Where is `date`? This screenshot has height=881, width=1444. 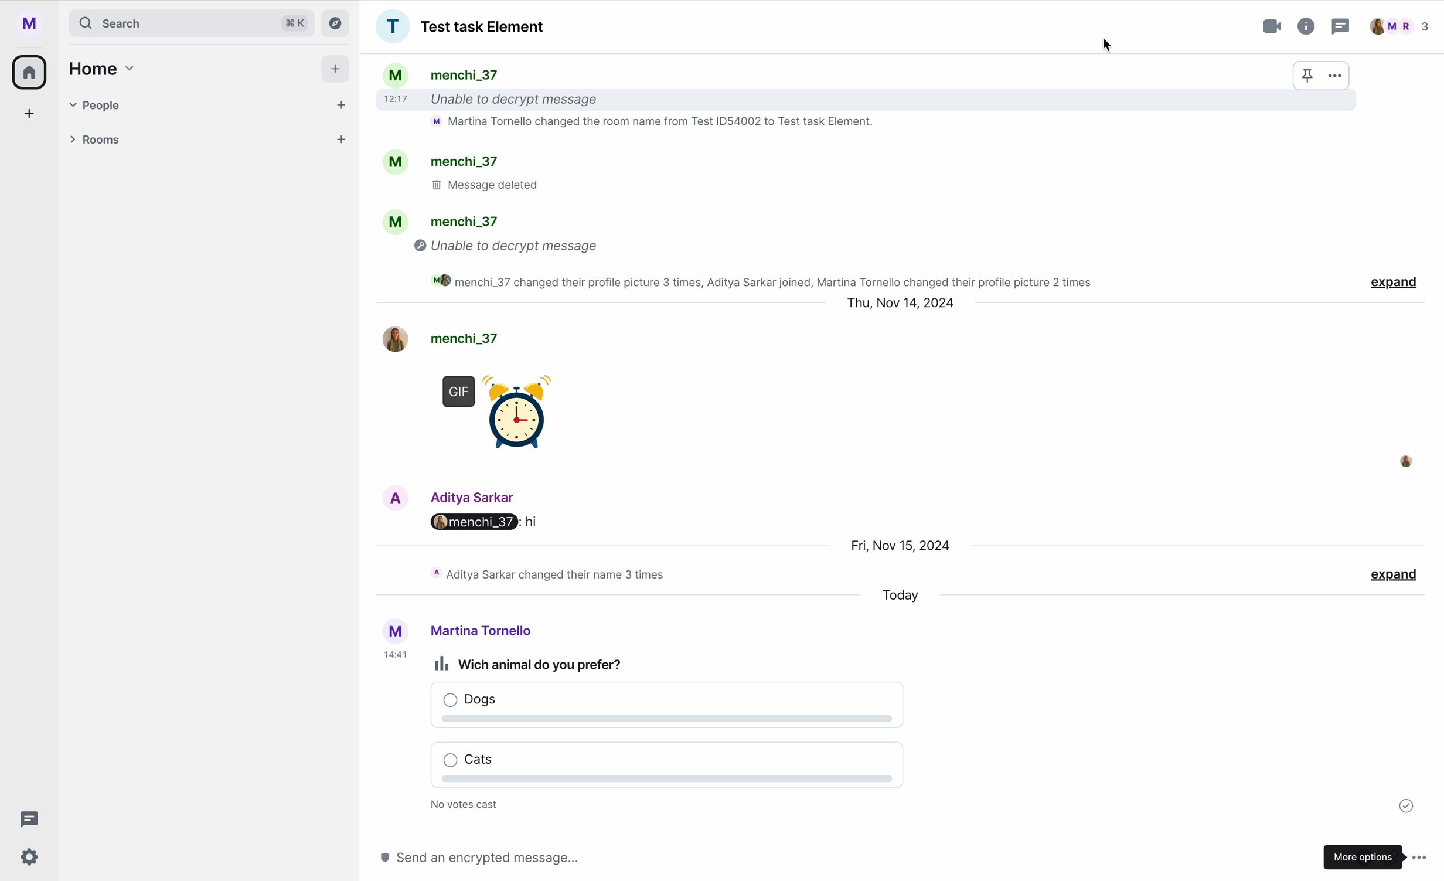
date is located at coordinates (902, 544).